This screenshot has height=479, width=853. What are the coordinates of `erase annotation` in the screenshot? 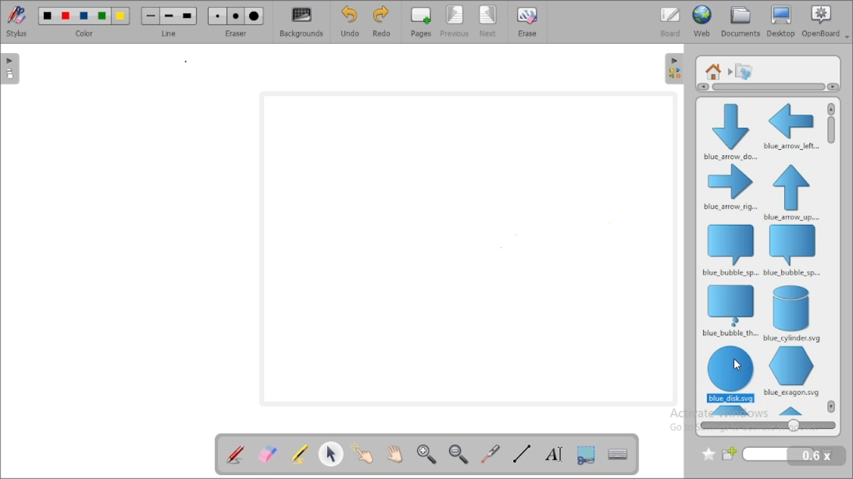 It's located at (268, 453).